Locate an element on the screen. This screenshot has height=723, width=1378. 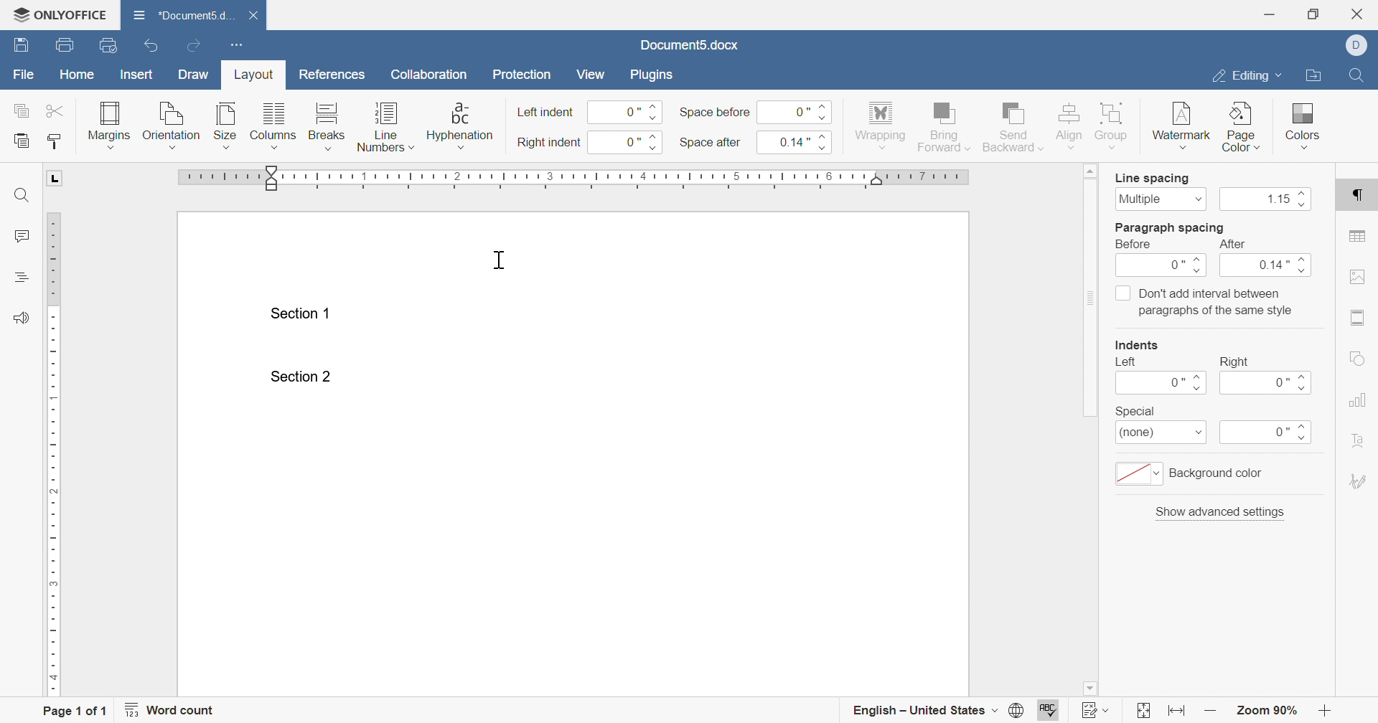
left indent is located at coordinates (547, 113).